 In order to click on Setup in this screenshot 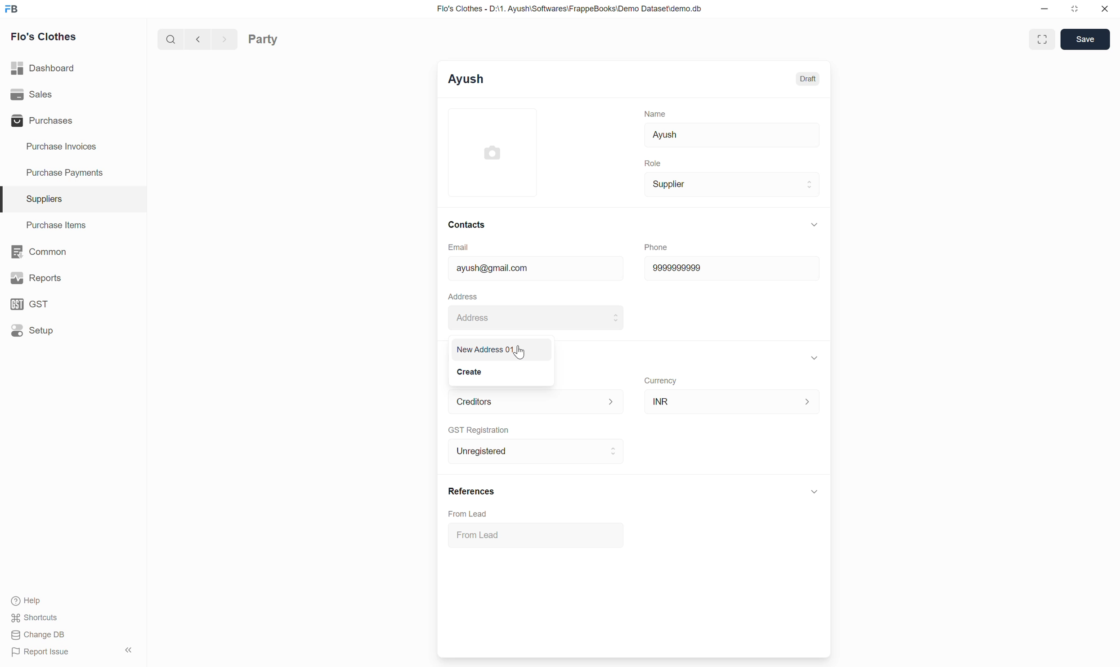, I will do `click(72, 330)`.